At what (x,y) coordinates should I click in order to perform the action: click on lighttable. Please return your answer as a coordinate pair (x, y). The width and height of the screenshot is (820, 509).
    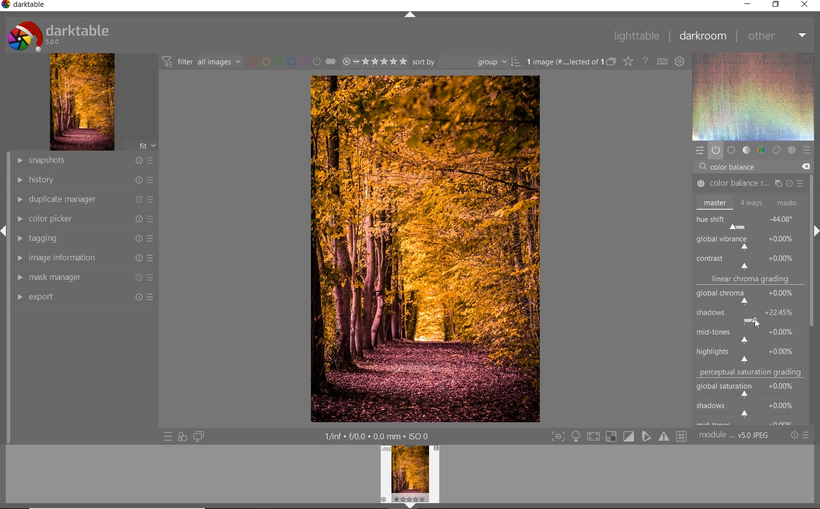
    Looking at the image, I should click on (636, 37).